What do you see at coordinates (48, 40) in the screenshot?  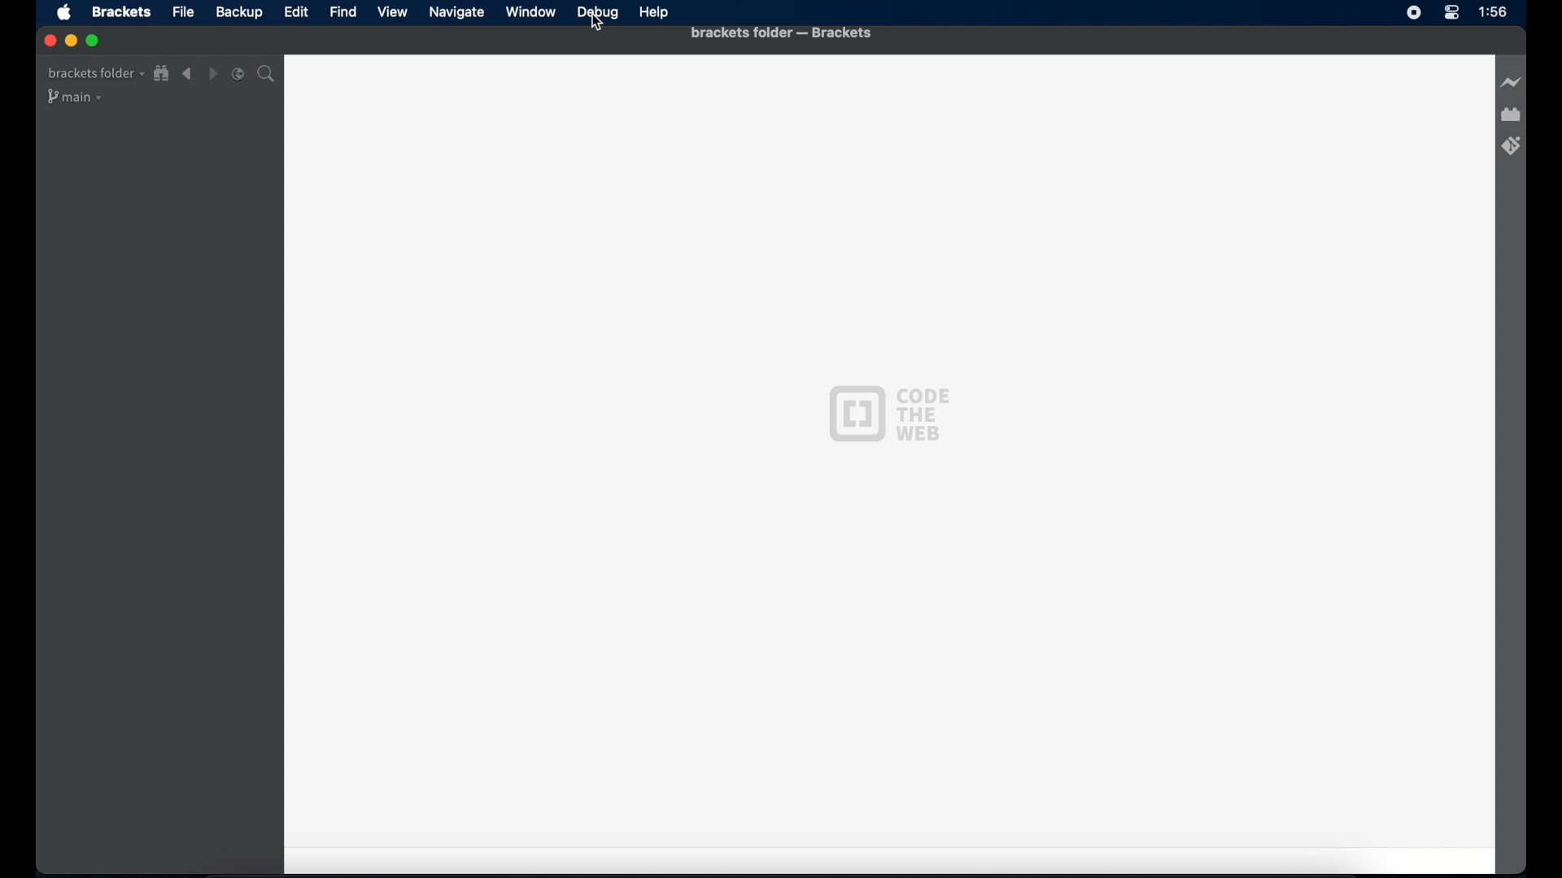 I see `close` at bounding box center [48, 40].